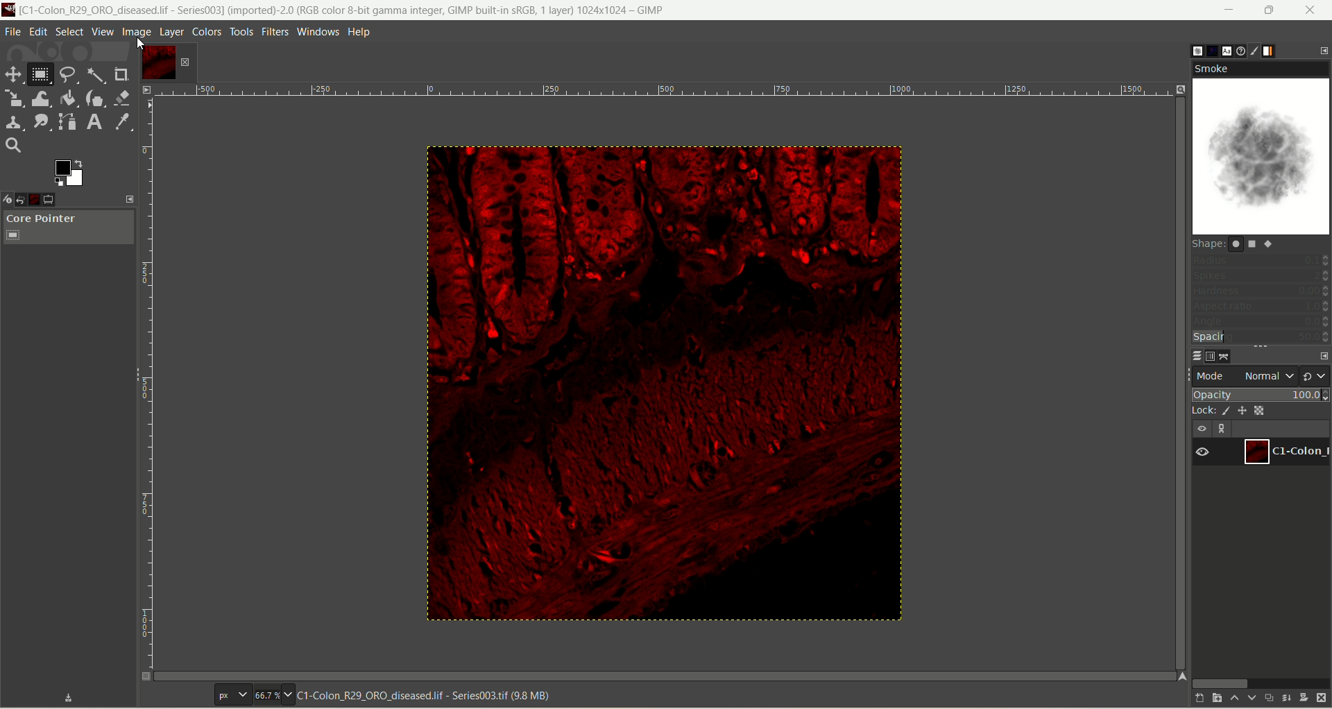 The width and height of the screenshot is (1332, 709). I want to click on title, so click(342, 10).